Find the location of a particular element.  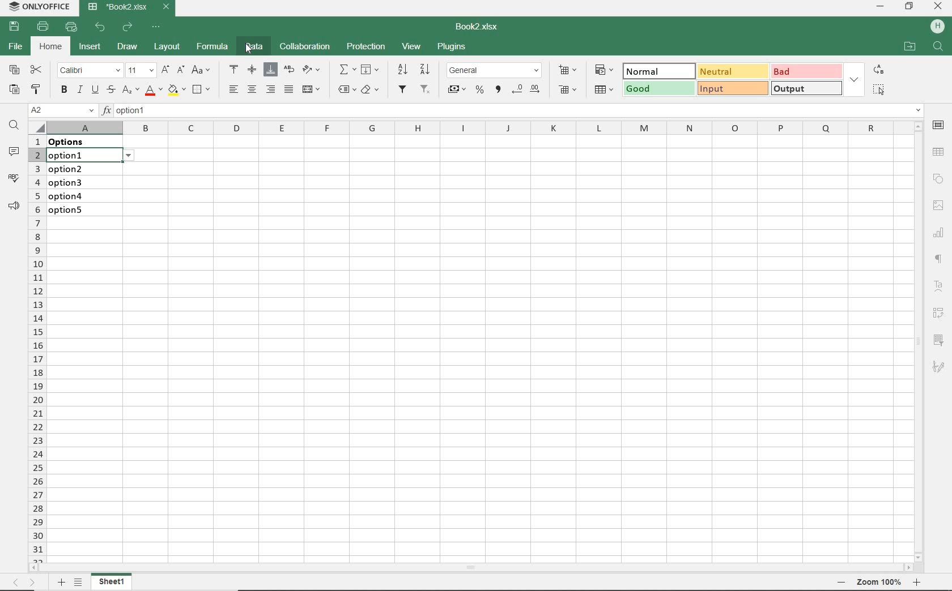

REDO is located at coordinates (127, 27).